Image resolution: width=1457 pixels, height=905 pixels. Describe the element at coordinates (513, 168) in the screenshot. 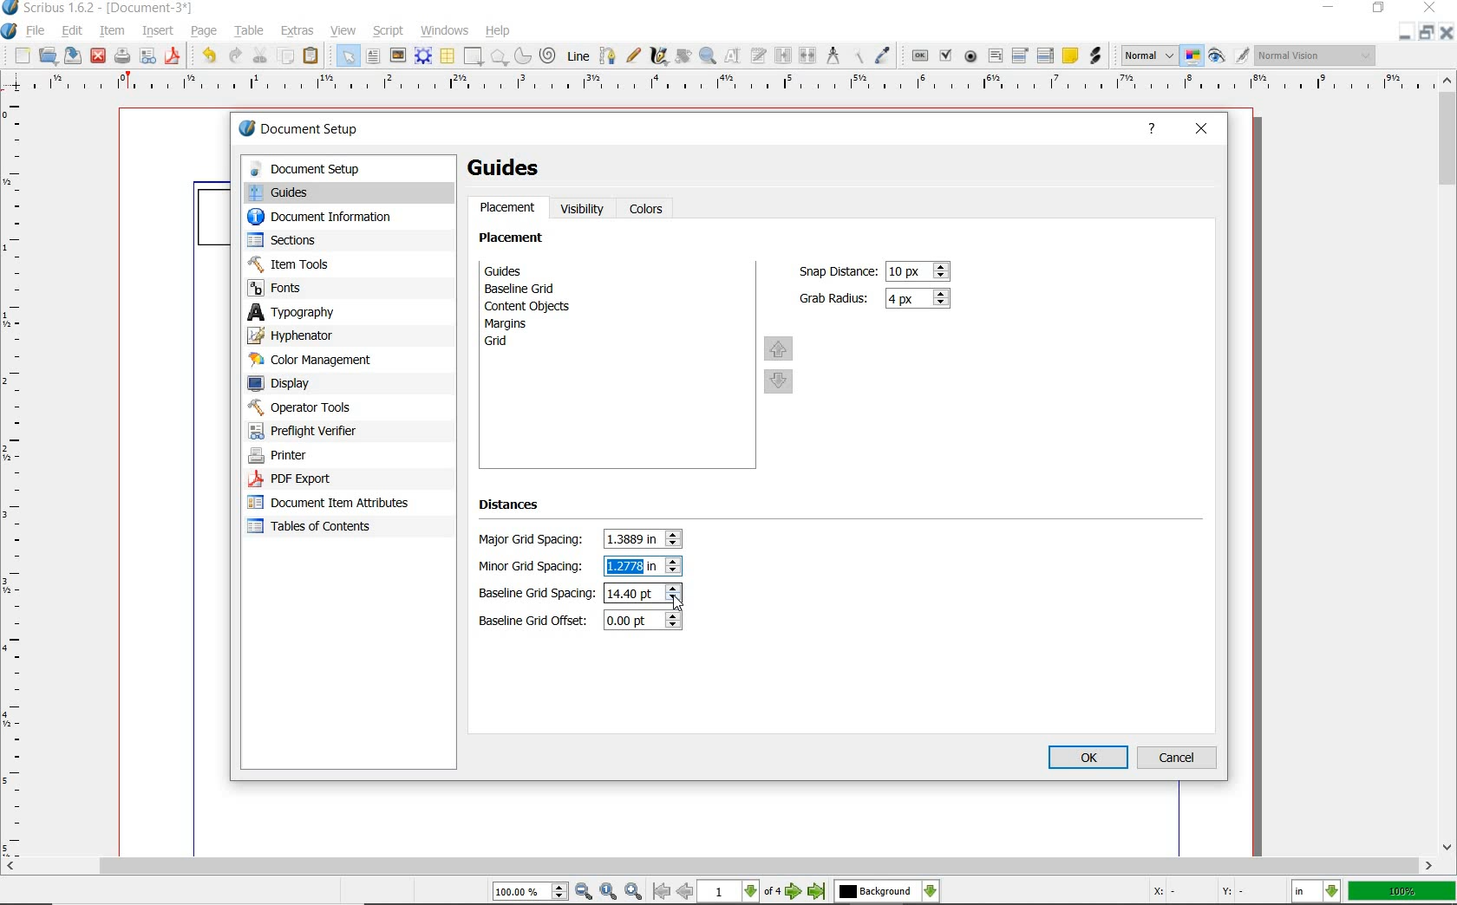

I see `guides` at that location.